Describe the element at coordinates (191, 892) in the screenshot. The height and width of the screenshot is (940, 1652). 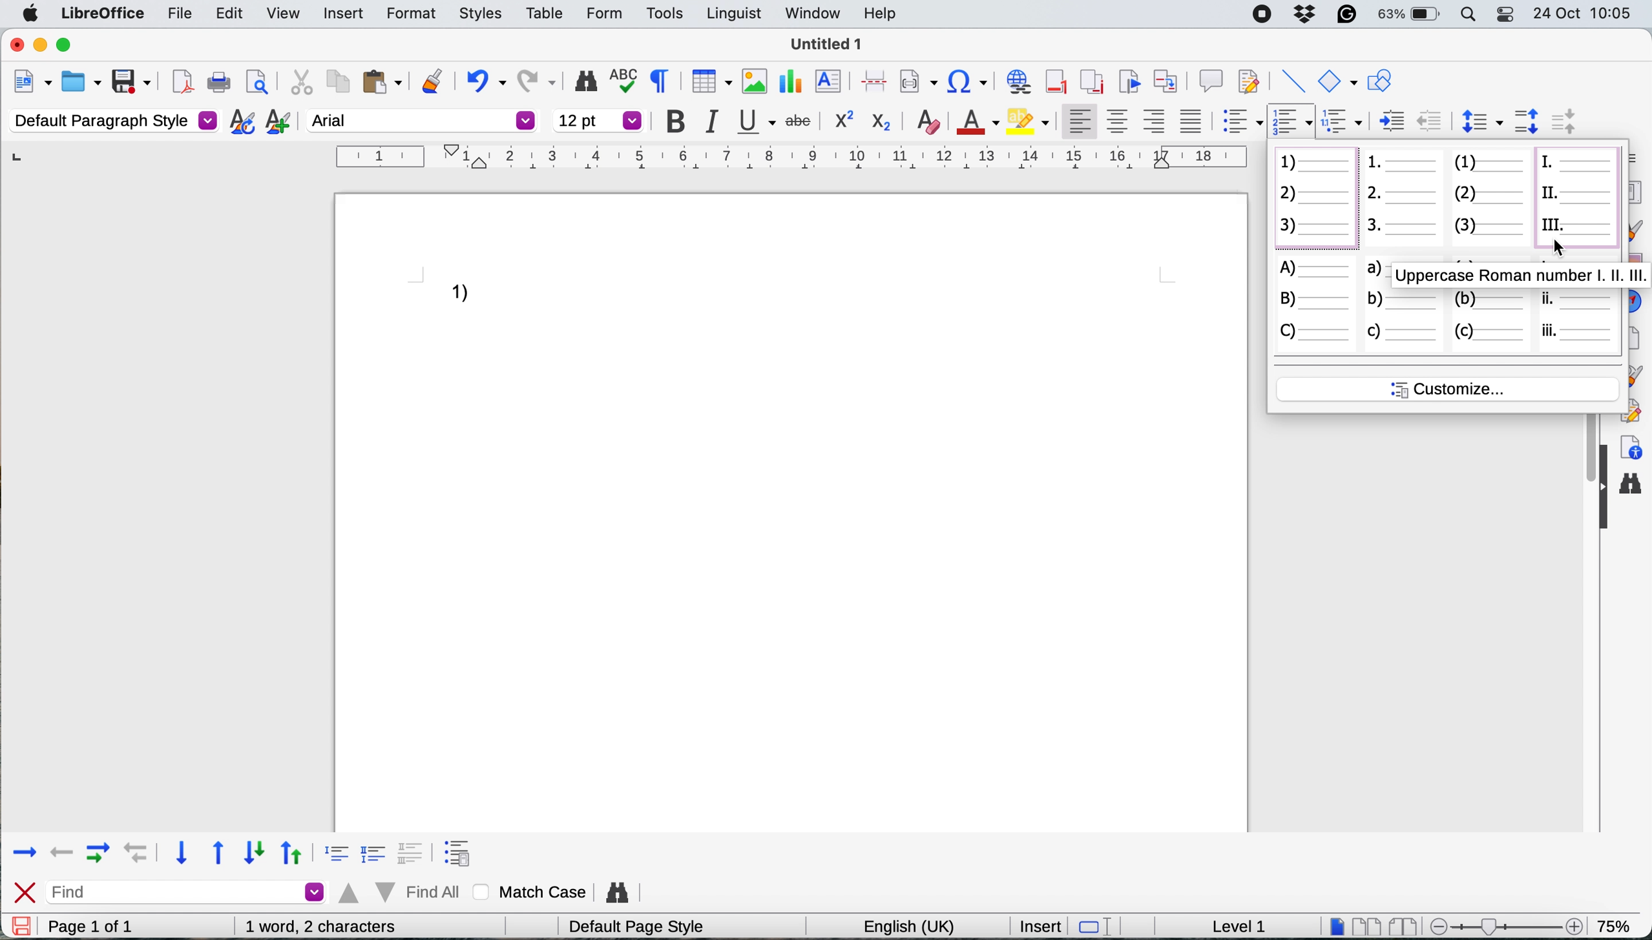
I see `find` at that location.